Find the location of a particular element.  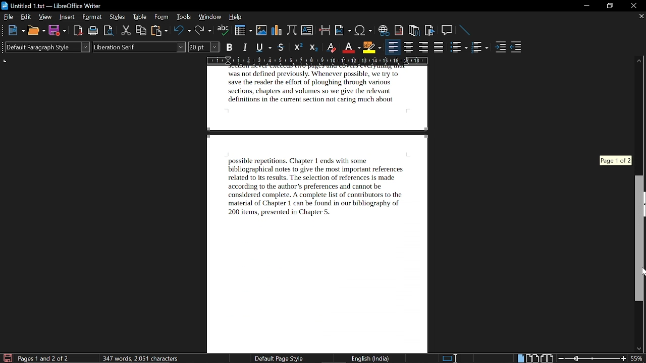

italic is located at coordinates (246, 46).